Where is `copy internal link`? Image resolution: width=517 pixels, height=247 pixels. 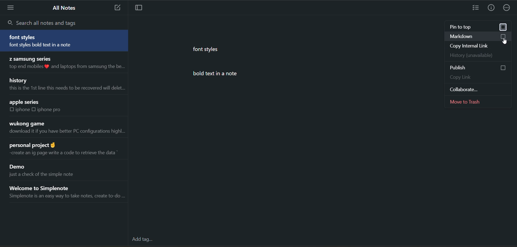
copy internal link is located at coordinates (478, 45).